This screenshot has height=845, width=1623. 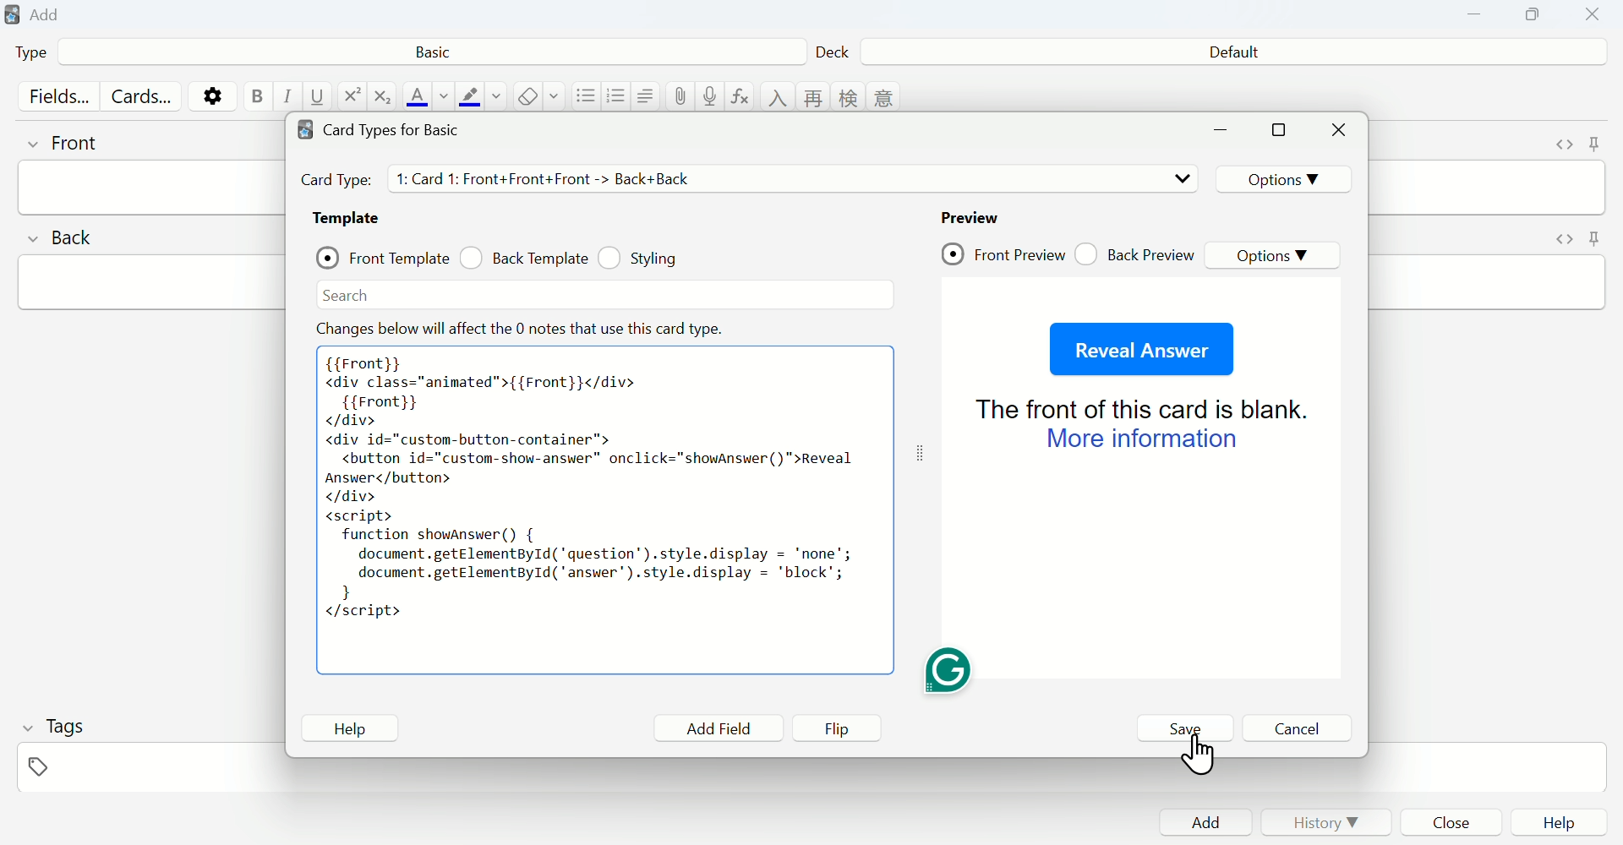 What do you see at coordinates (836, 728) in the screenshot?
I see `Flip` at bounding box center [836, 728].